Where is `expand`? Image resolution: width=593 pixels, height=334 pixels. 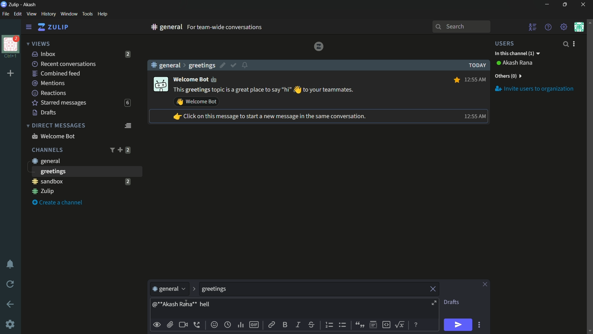 expand is located at coordinates (435, 304).